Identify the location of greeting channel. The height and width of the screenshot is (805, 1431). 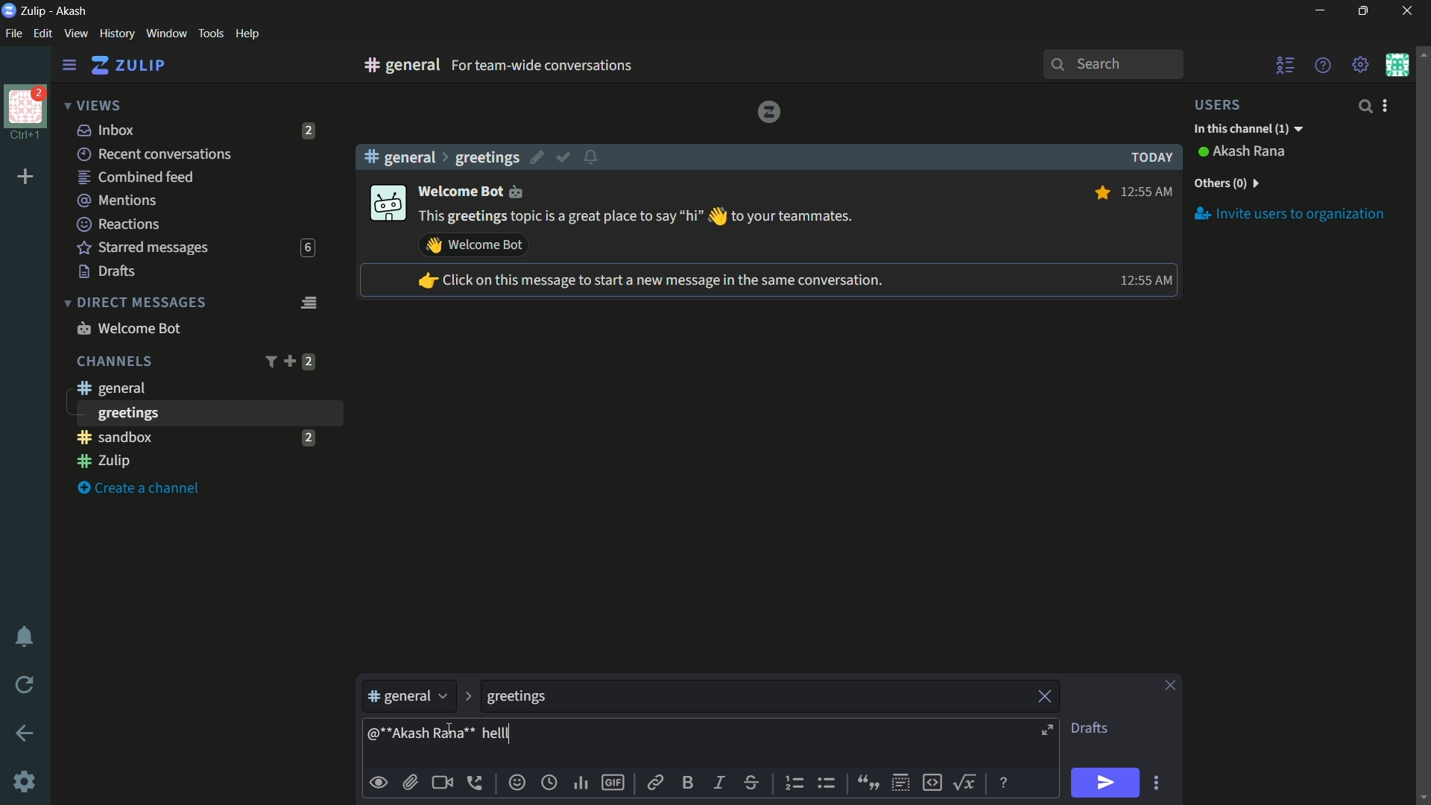
(208, 413).